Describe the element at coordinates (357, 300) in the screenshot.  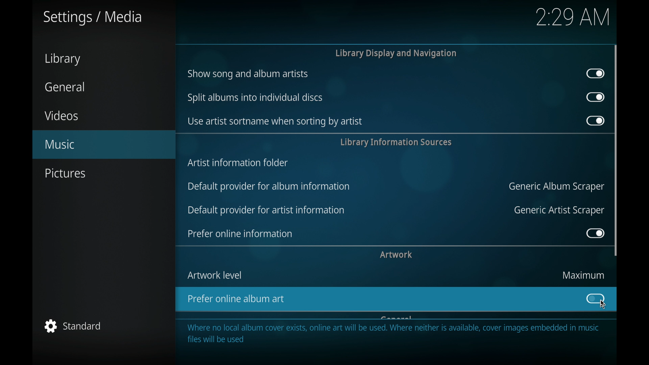
I see `prefer online album art` at that location.